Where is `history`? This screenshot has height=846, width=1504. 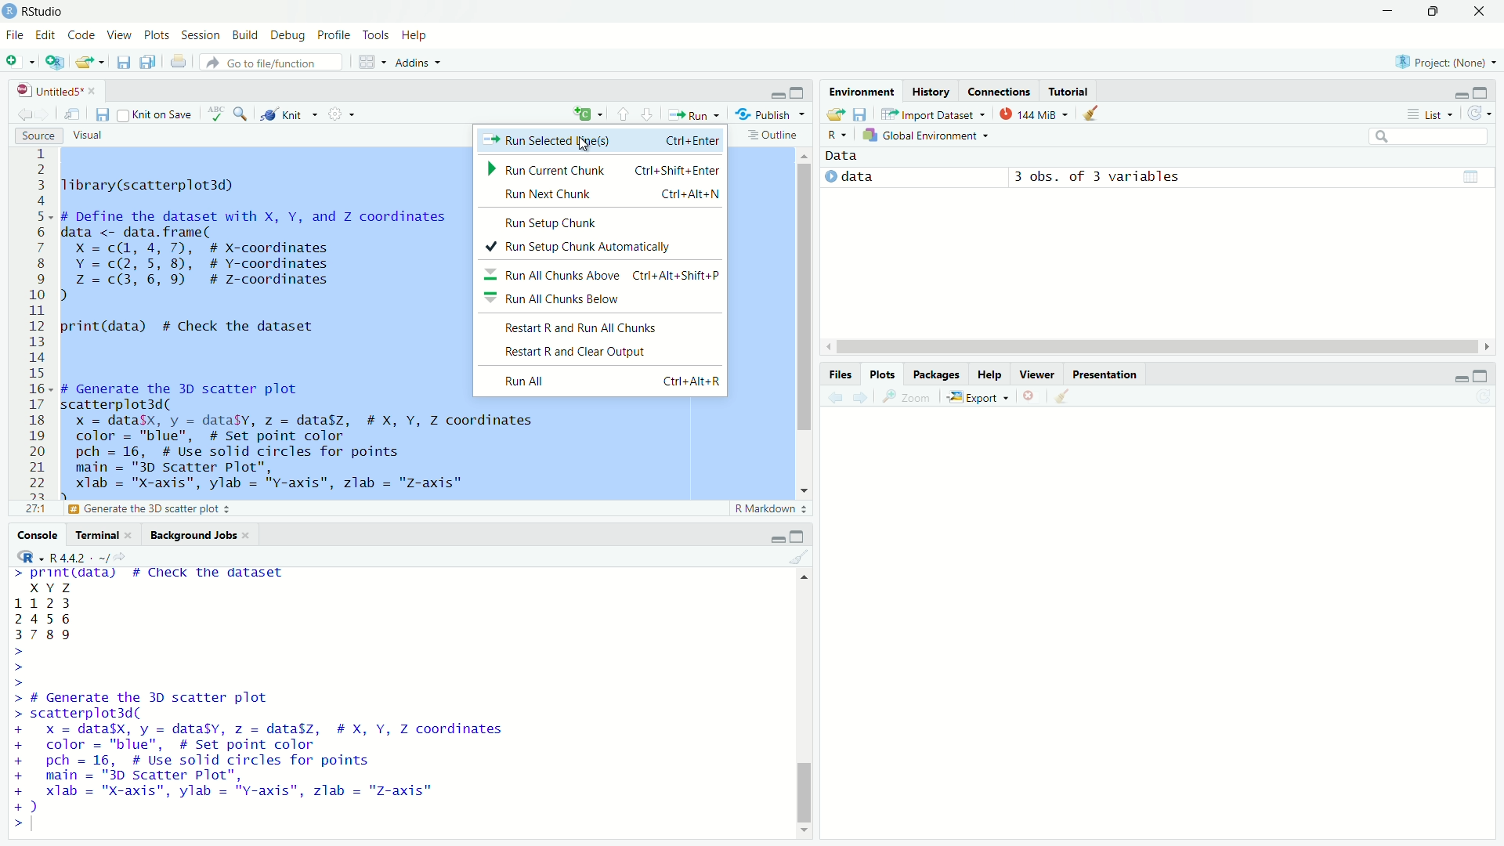 history is located at coordinates (933, 91).